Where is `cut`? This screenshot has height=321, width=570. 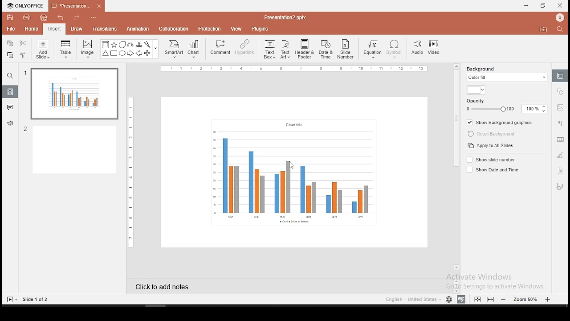 cut is located at coordinates (23, 43).